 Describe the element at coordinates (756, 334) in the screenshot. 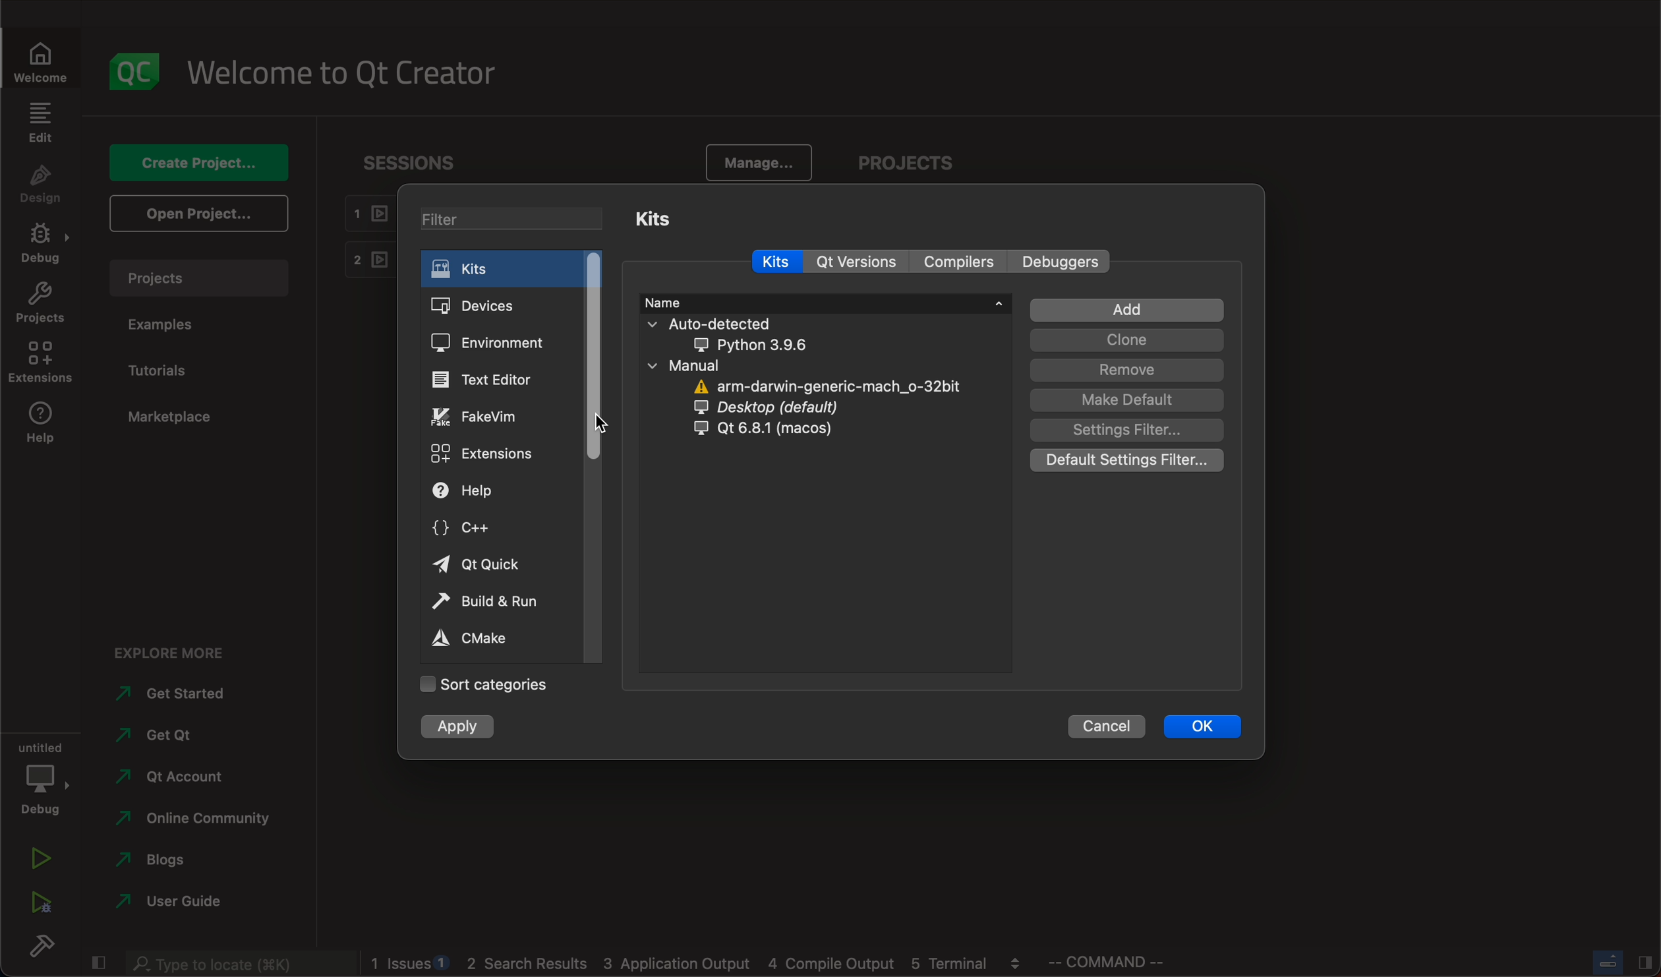

I see `auto detected` at that location.